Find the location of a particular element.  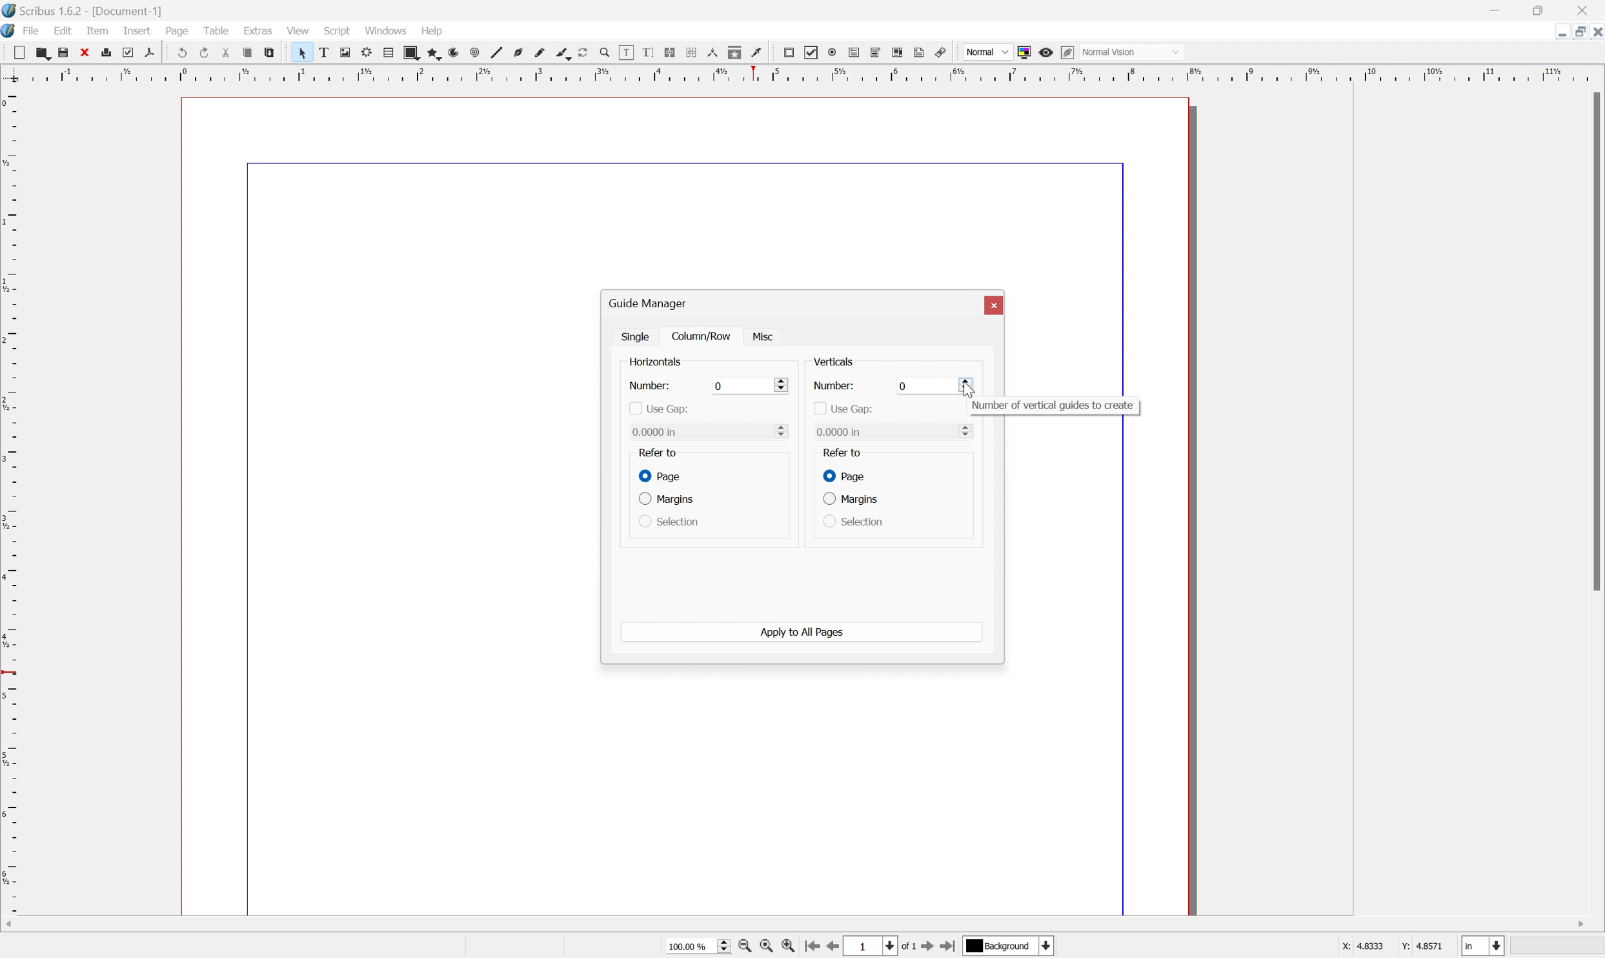

go to previous page is located at coordinates (832, 948).